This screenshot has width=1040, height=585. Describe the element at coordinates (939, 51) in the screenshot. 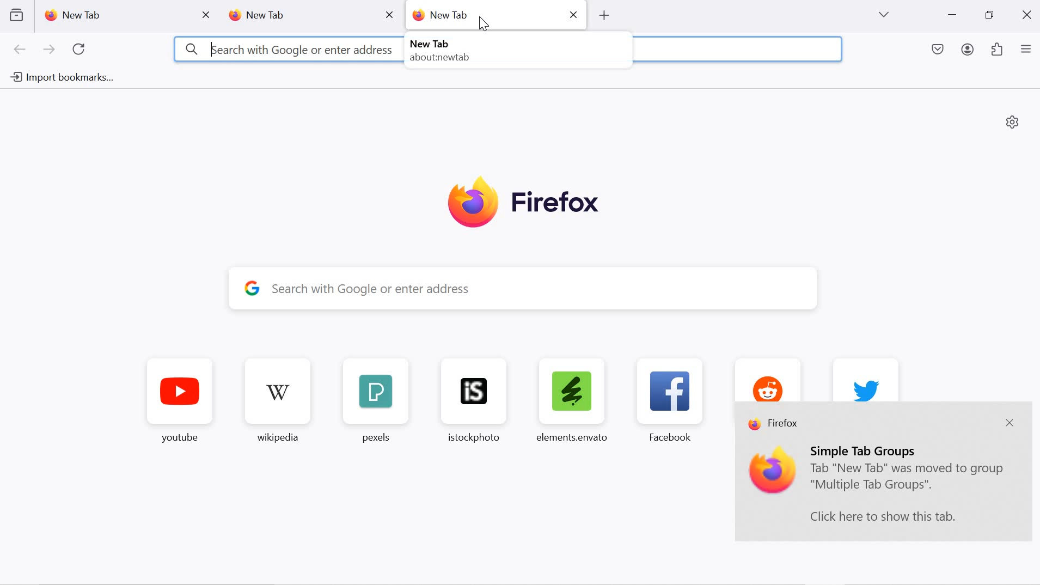

I see `save to pocket` at that location.